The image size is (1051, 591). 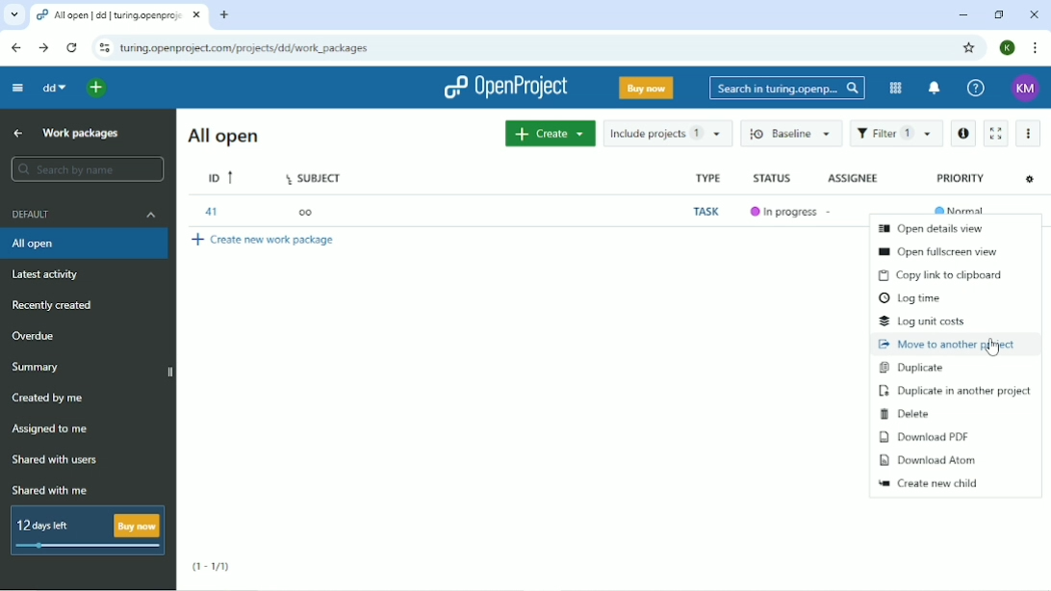 What do you see at coordinates (34, 336) in the screenshot?
I see `Overdue` at bounding box center [34, 336].